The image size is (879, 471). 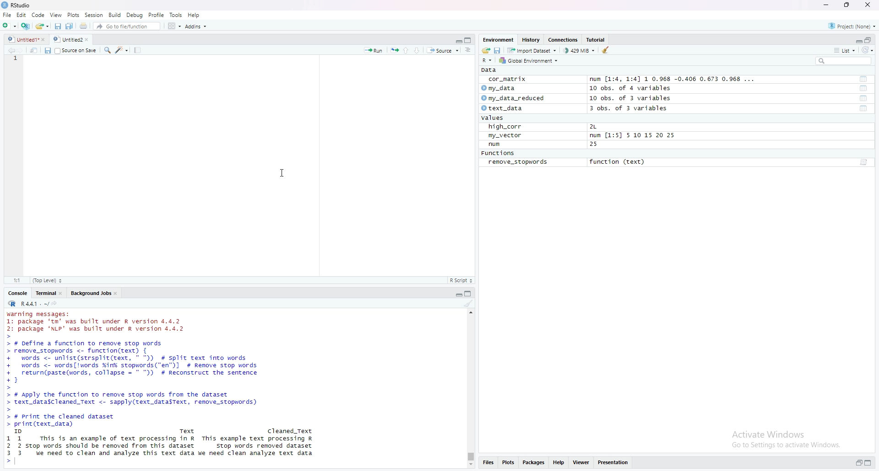 I want to click on R, so click(x=488, y=61).